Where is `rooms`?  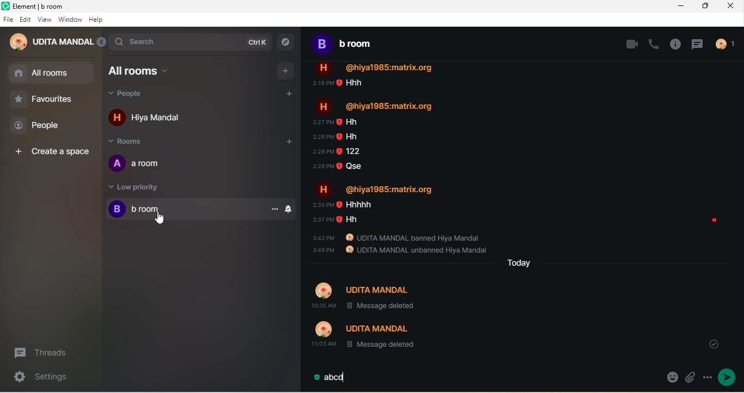
rooms is located at coordinates (132, 143).